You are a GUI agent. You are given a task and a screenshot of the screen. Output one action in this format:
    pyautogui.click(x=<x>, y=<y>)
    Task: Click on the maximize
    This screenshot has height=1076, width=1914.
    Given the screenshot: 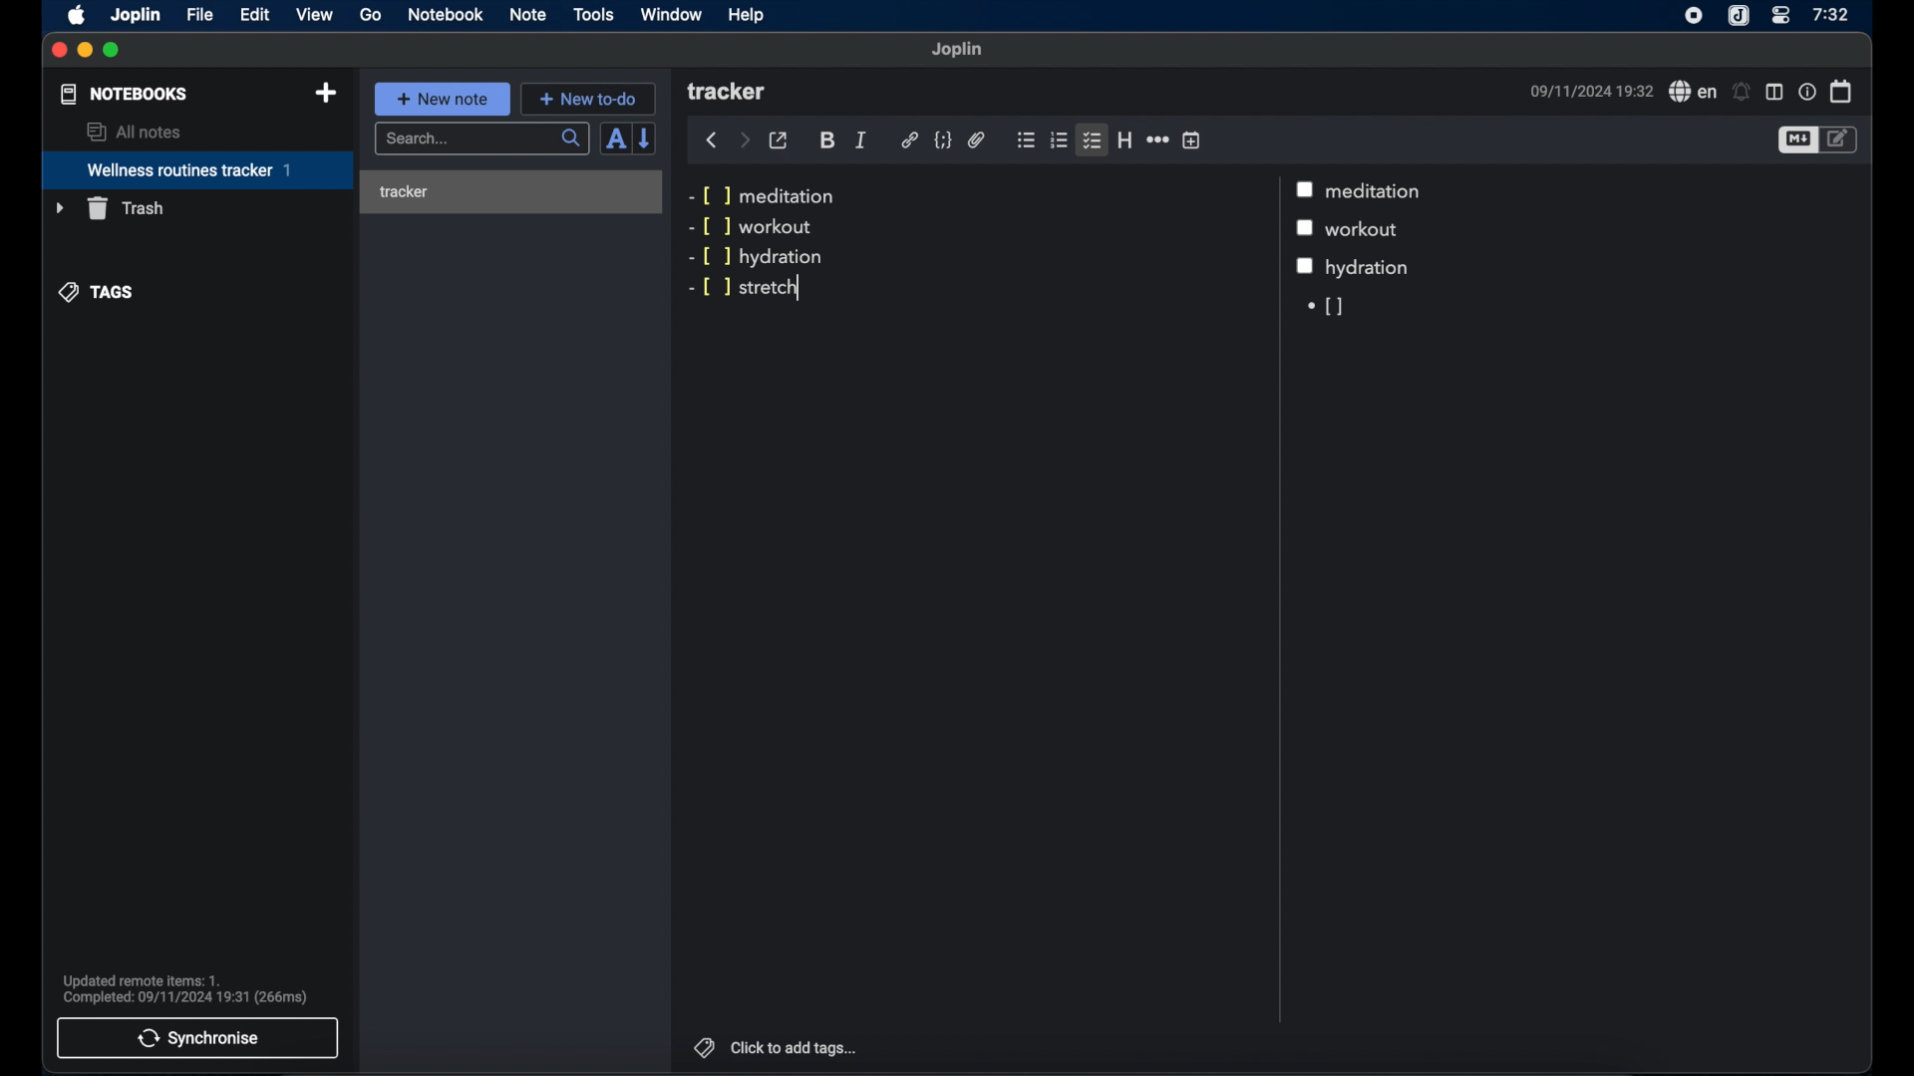 What is the action you would take?
    pyautogui.click(x=113, y=51)
    